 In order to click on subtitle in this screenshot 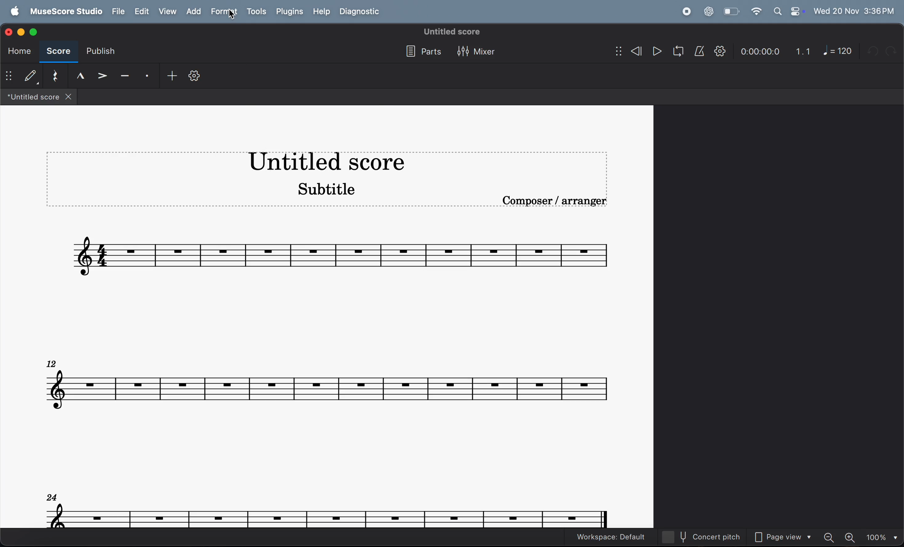, I will do `click(323, 188)`.